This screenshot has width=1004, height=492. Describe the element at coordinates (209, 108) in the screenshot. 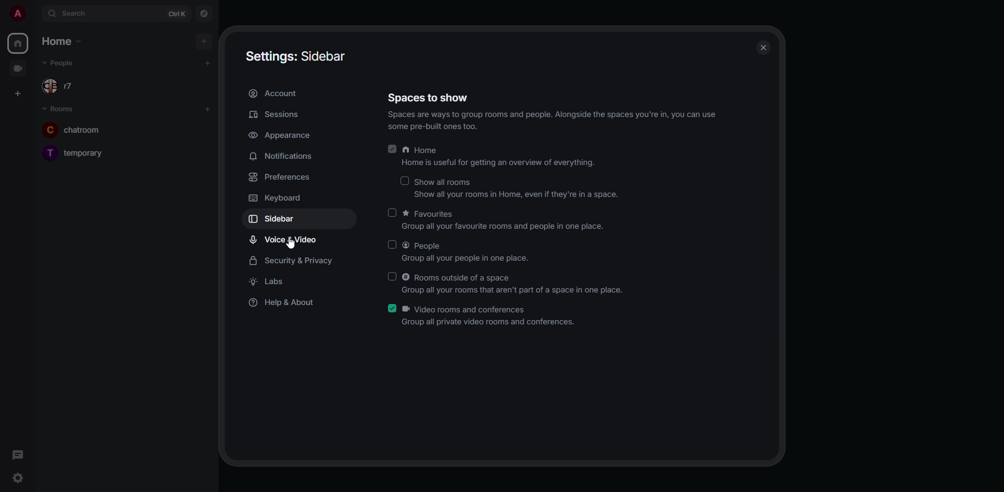

I see `add` at that location.